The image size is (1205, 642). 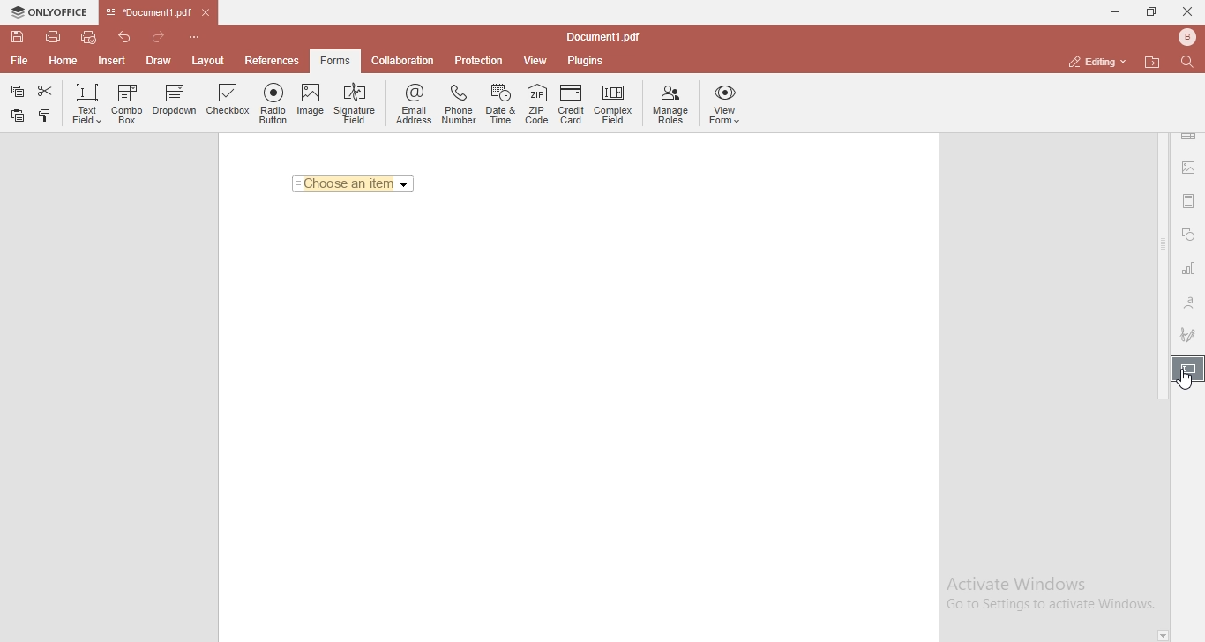 What do you see at coordinates (47, 91) in the screenshot?
I see `cut` at bounding box center [47, 91].